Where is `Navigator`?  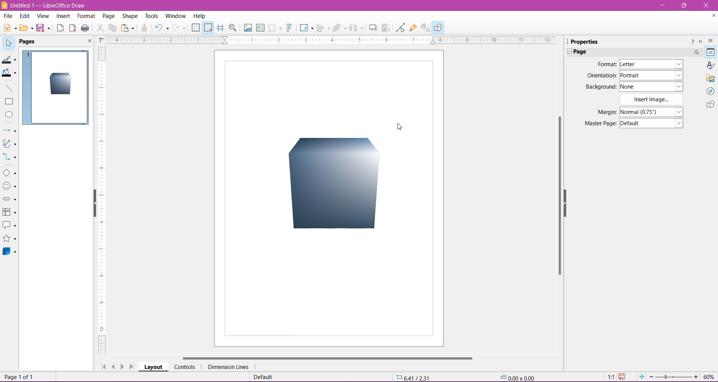 Navigator is located at coordinates (710, 91).